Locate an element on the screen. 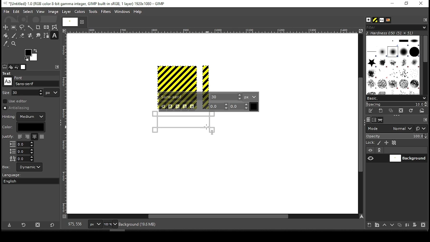 The width and height of the screenshot is (430, 242). select is located at coordinates (28, 11).